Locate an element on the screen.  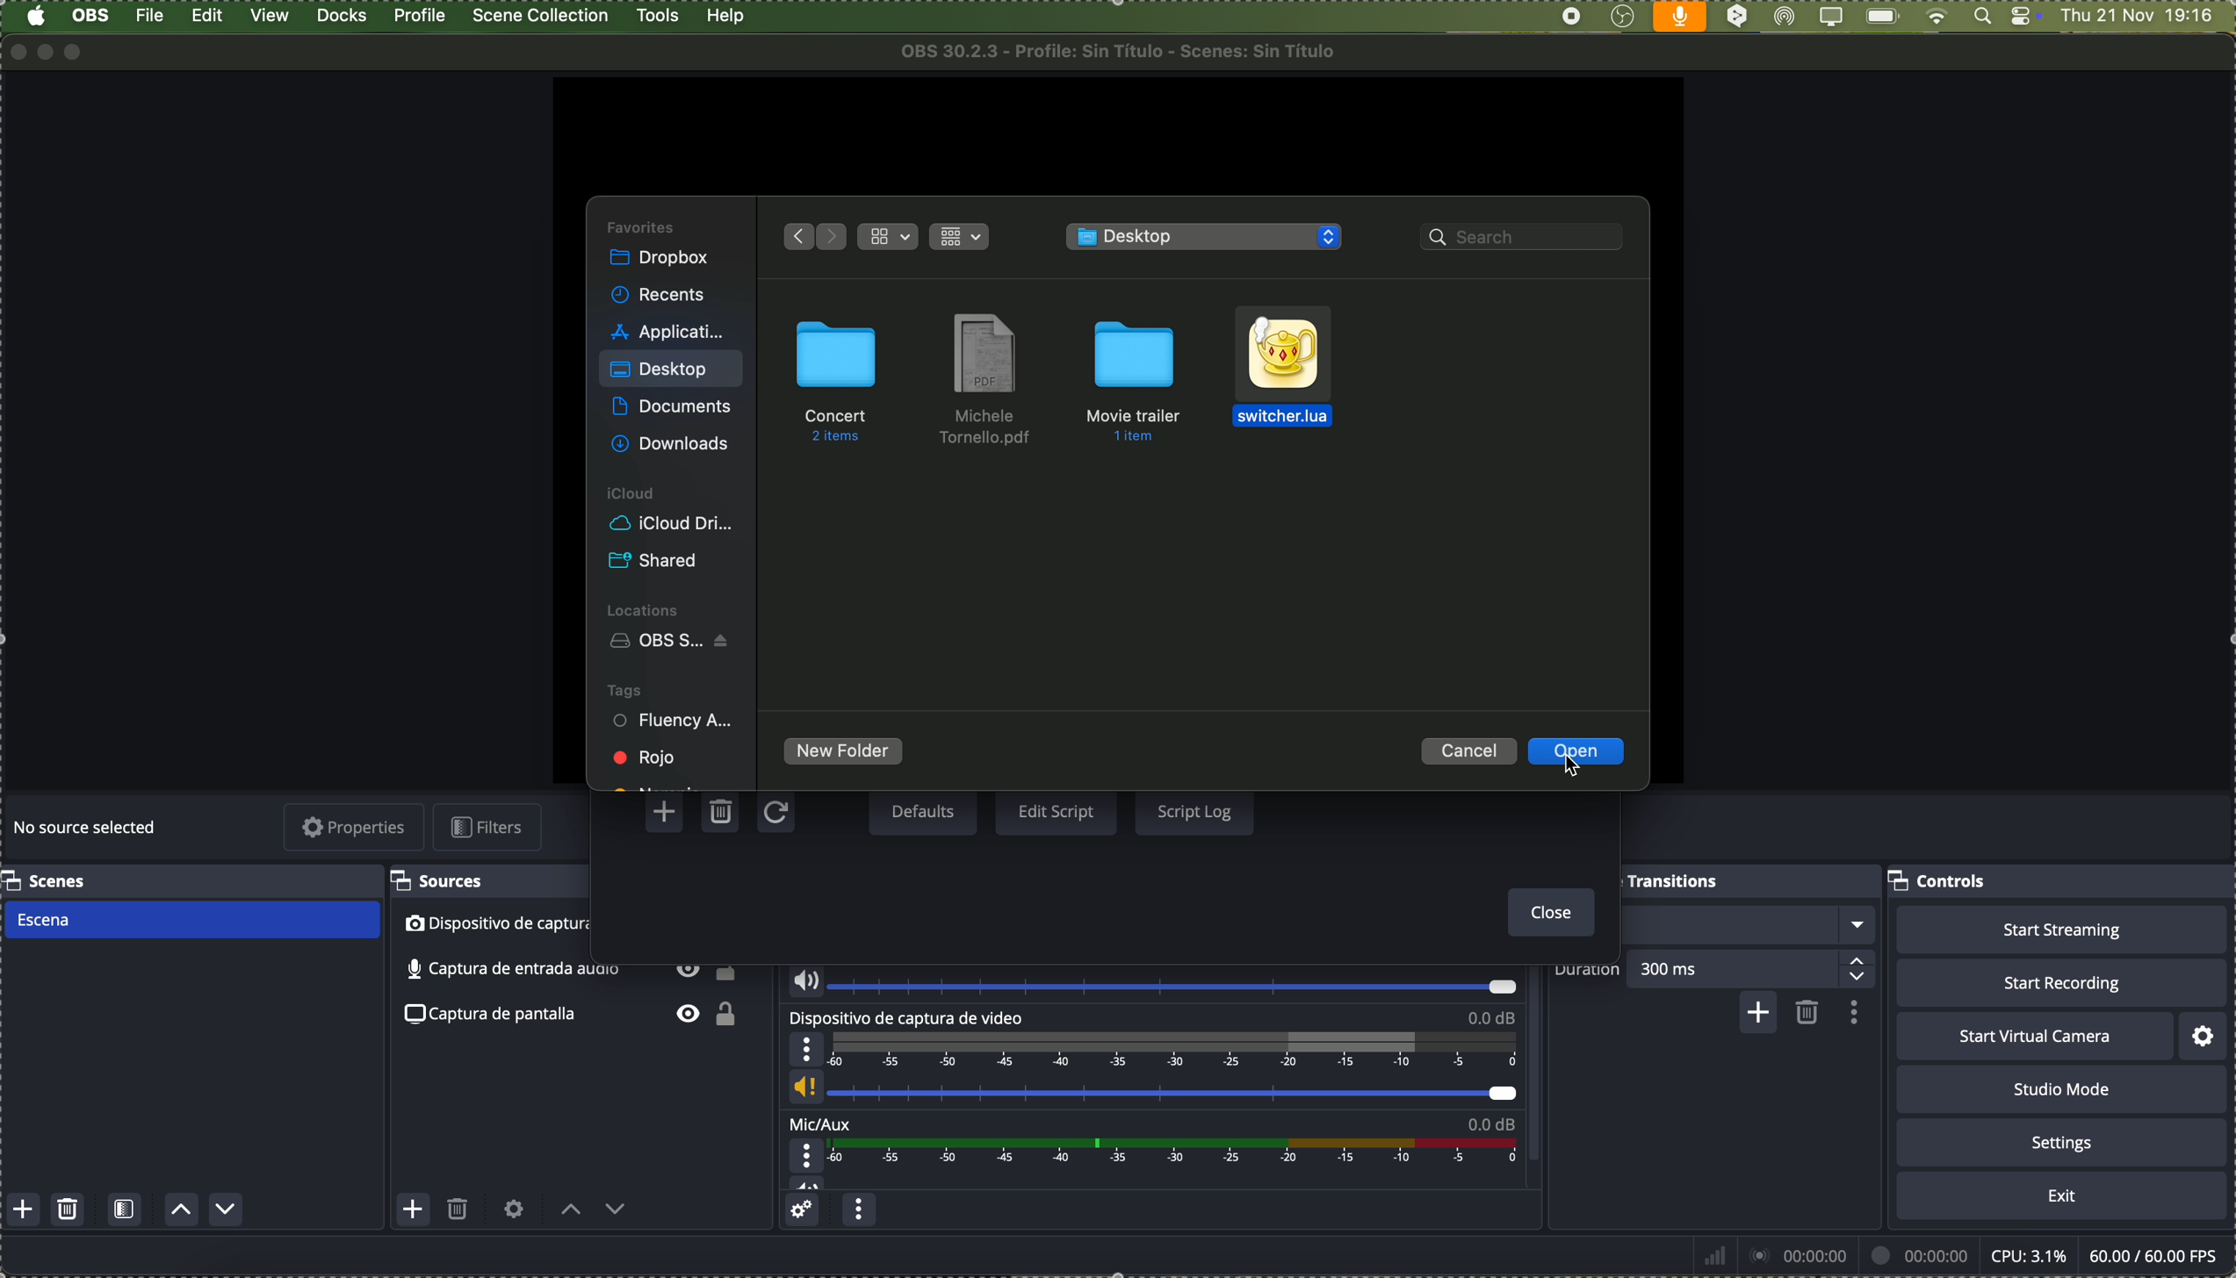
downloads is located at coordinates (674, 442).